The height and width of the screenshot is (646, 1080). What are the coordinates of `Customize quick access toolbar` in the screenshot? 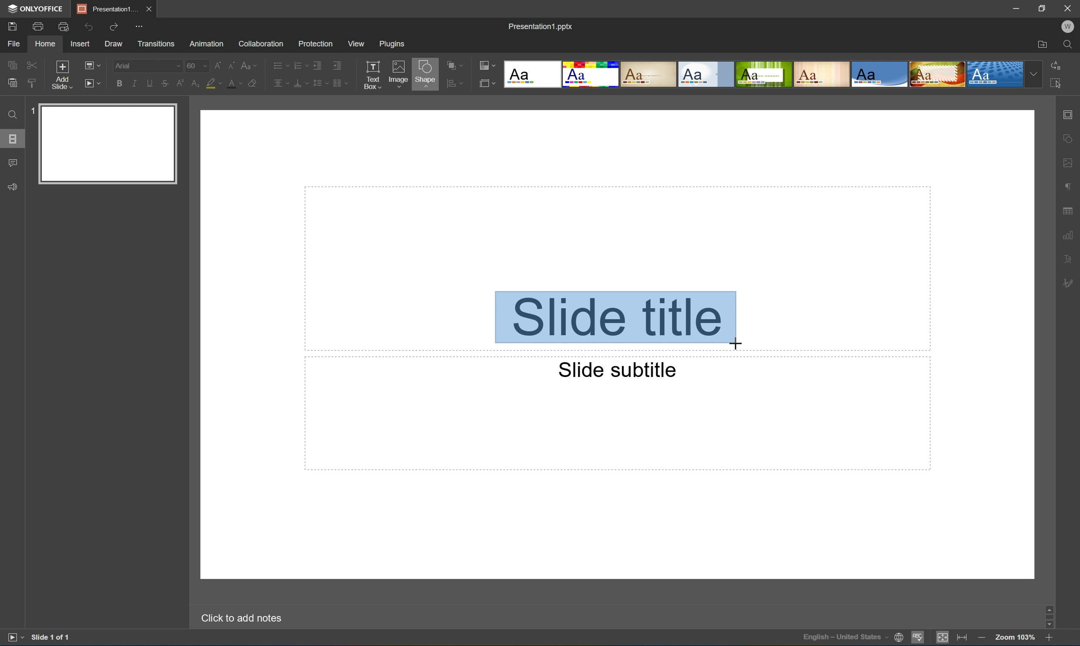 It's located at (137, 26).